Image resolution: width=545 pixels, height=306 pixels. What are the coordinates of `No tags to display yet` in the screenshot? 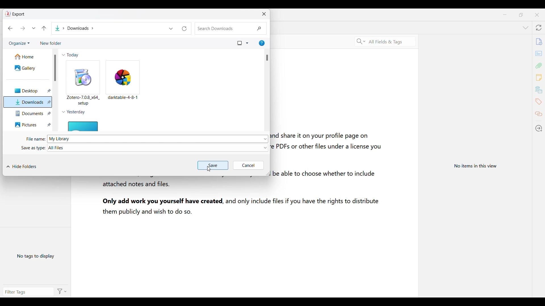 It's located at (36, 255).